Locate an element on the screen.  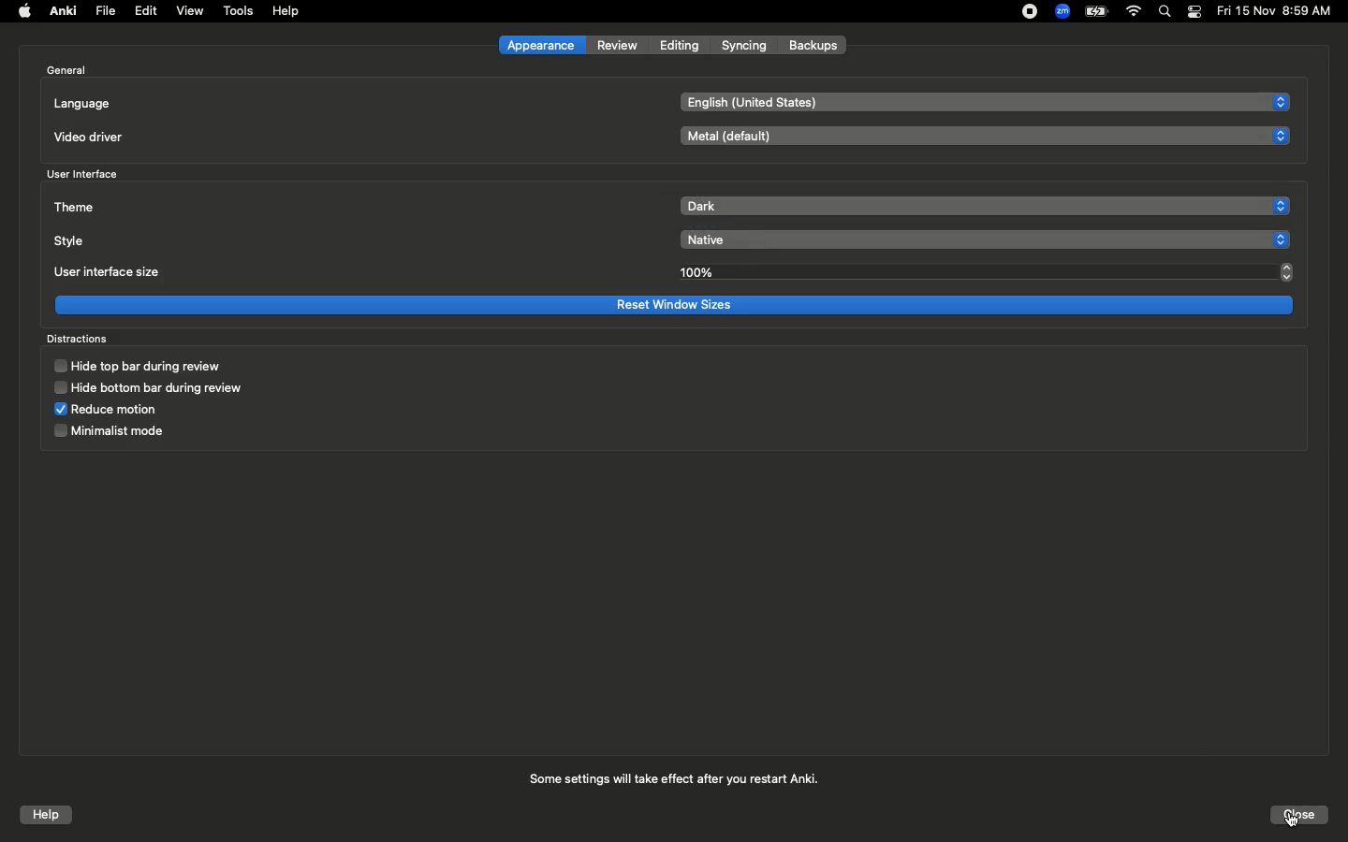
Reset window sizes is located at coordinates (676, 305).